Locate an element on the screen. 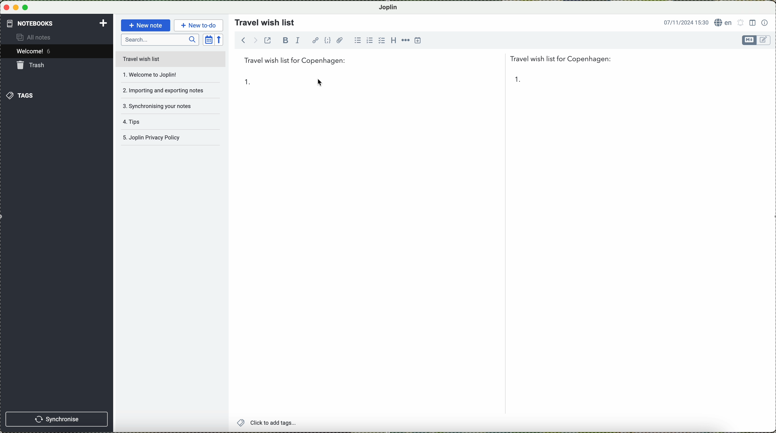  date and hour is located at coordinates (684, 22).